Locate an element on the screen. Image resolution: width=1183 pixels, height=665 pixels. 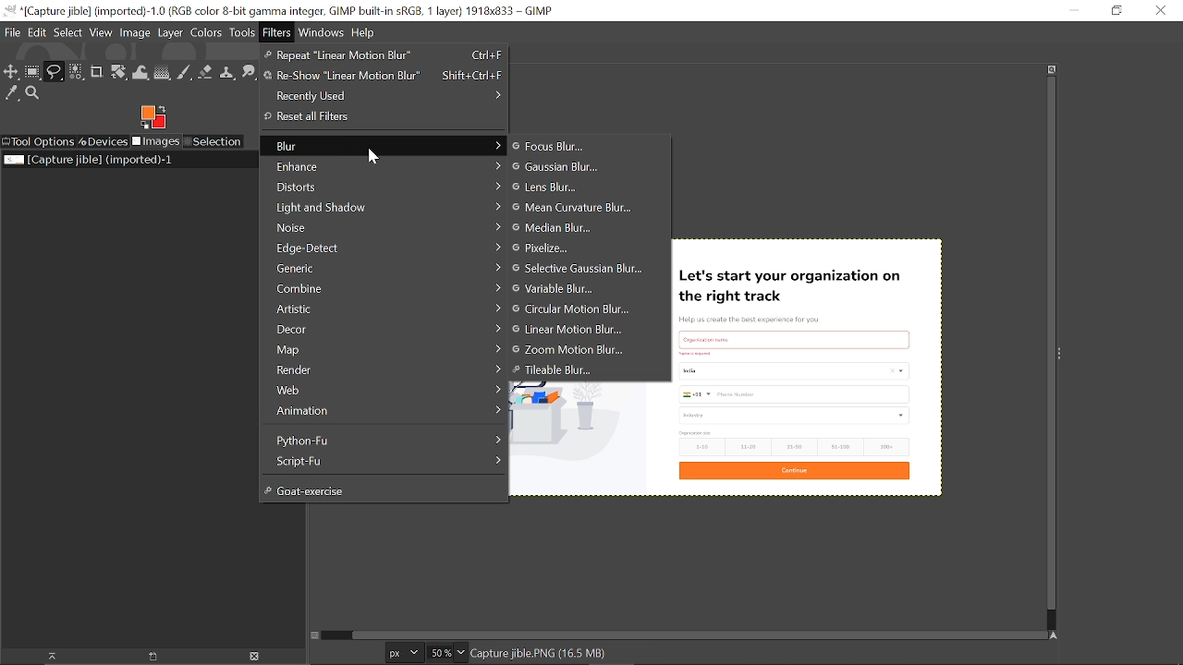
Windows is located at coordinates (323, 34).